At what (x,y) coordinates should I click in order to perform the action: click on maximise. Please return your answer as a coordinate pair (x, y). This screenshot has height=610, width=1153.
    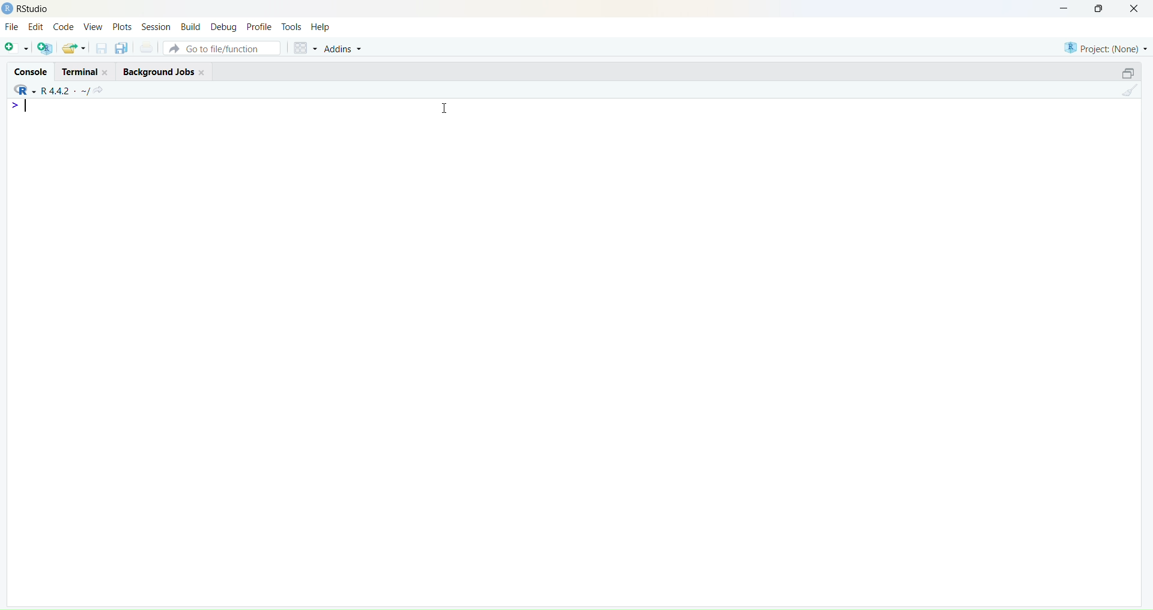
    Looking at the image, I should click on (1099, 8).